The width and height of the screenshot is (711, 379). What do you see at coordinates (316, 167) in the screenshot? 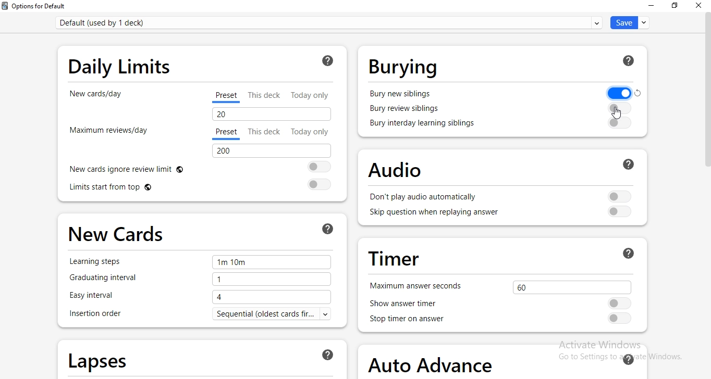
I see `Toggle` at bounding box center [316, 167].